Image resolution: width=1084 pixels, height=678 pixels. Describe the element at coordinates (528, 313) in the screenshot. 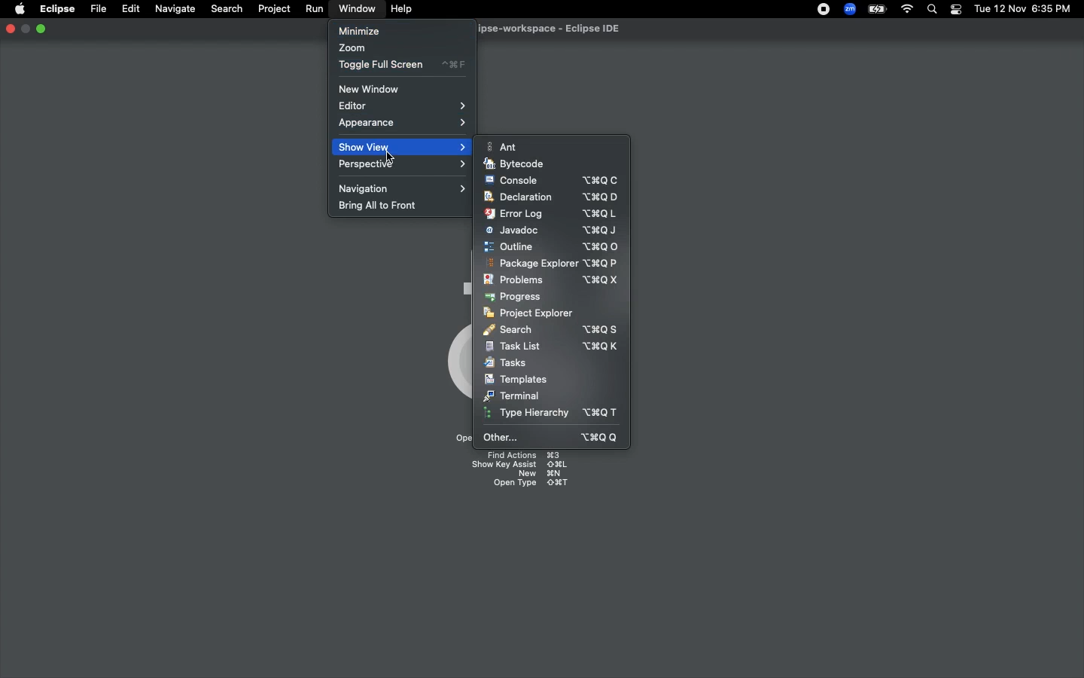

I see `Project explorer` at that location.